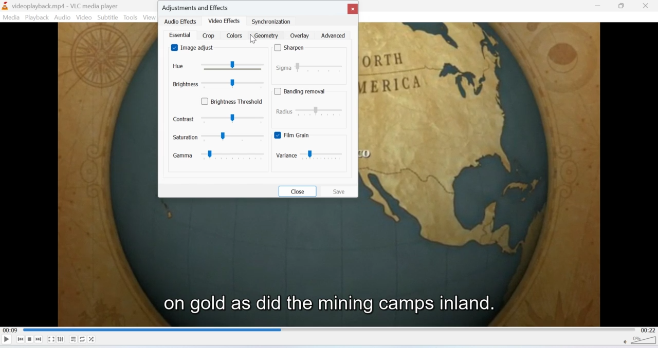 Image resolution: width=658 pixels, height=348 pixels. Describe the element at coordinates (621, 6) in the screenshot. I see `Minimise` at that location.